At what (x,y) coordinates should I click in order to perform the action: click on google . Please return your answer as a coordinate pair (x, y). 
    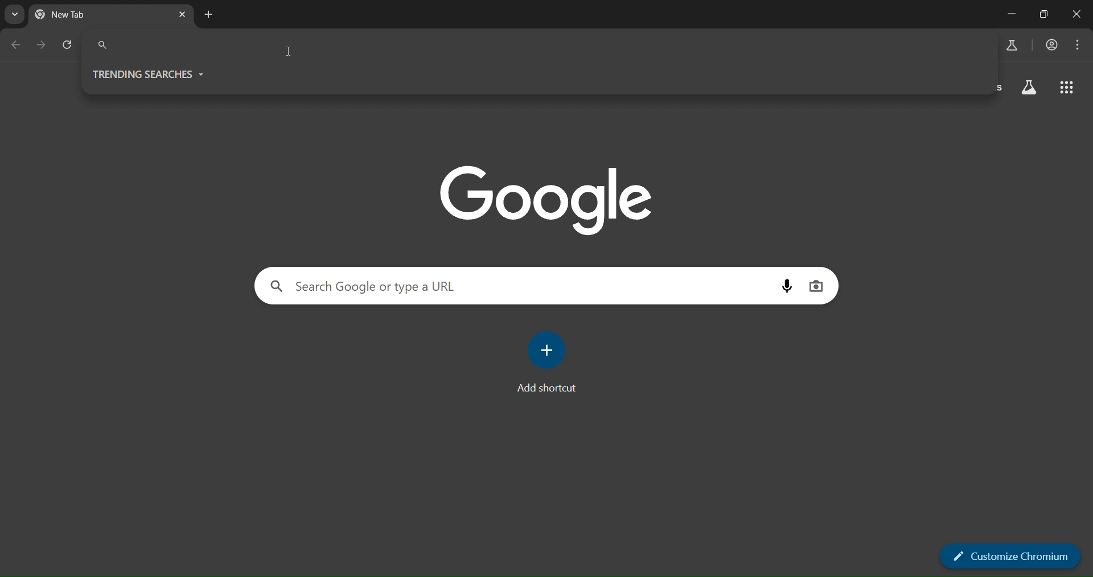
    Looking at the image, I should click on (552, 197).